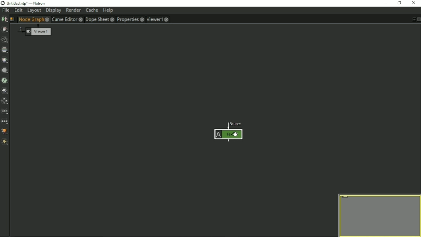 The width and height of the screenshot is (421, 237). I want to click on Close, so click(414, 3).